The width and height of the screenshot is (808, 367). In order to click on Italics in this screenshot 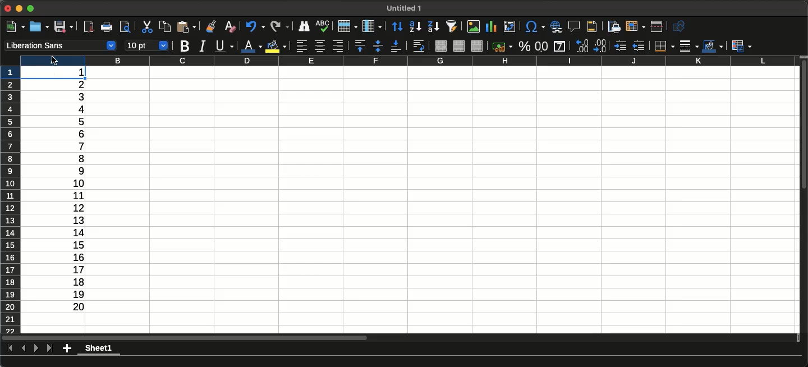, I will do `click(201, 47)`.